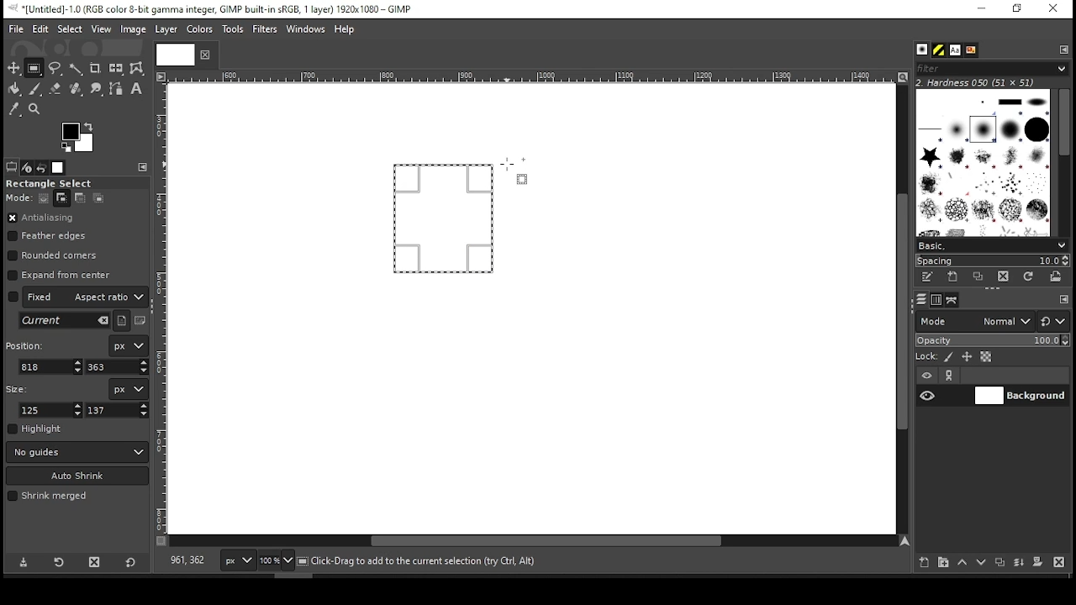 The height and width of the screenshot is (605, 1076). Describe the element at coordinates (55, 255) in the screenshot. I see `rounded corners` at that location.